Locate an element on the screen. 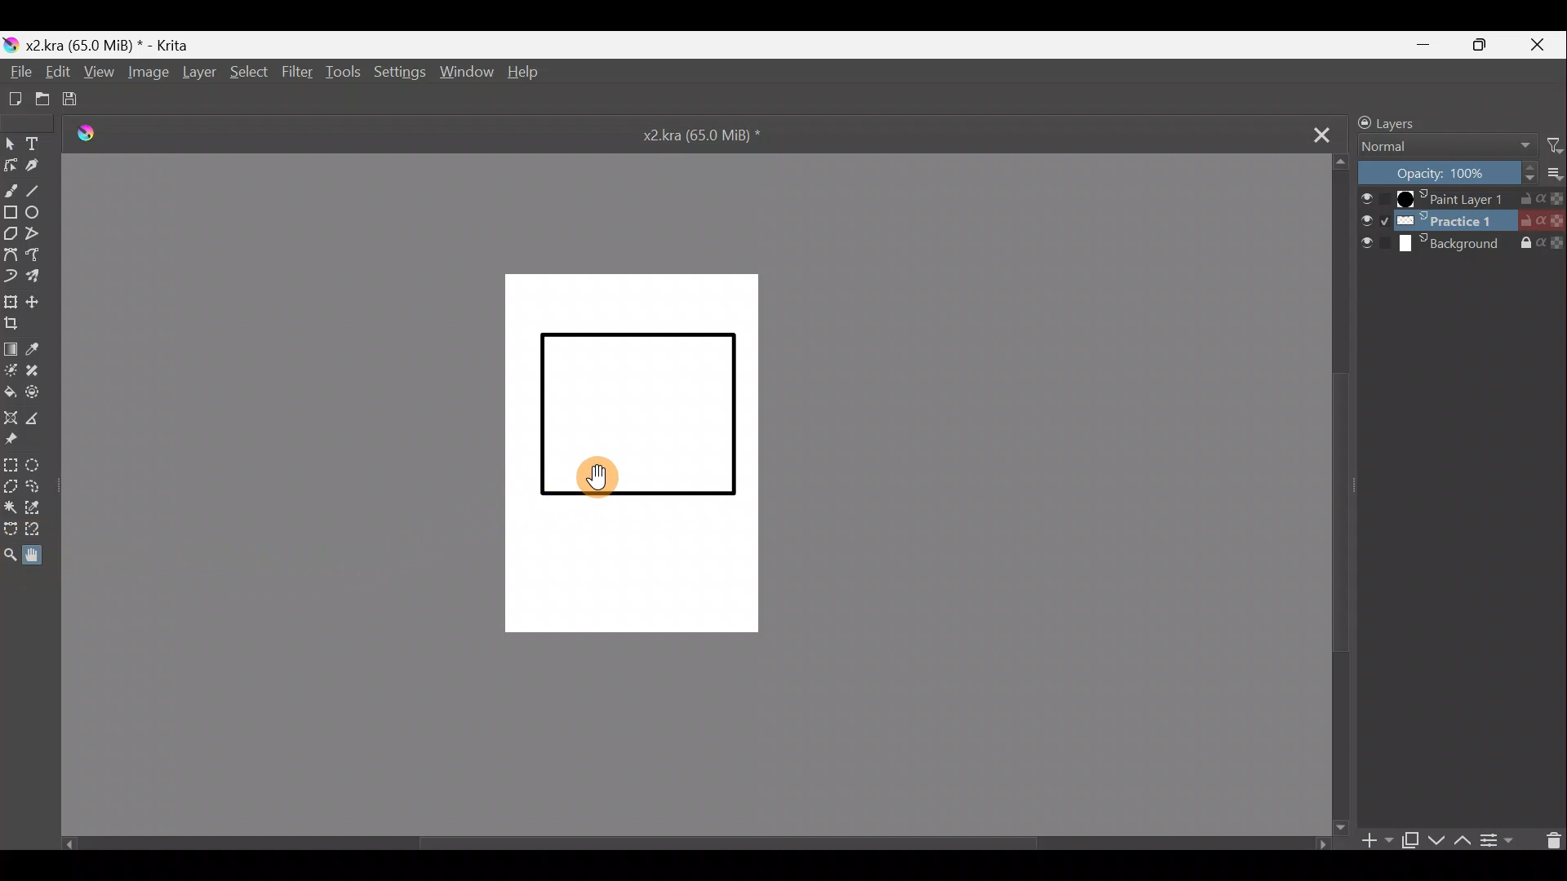 The height and width of the screenshot is (881, 1567). Logo is located at coordinates (87, 135).